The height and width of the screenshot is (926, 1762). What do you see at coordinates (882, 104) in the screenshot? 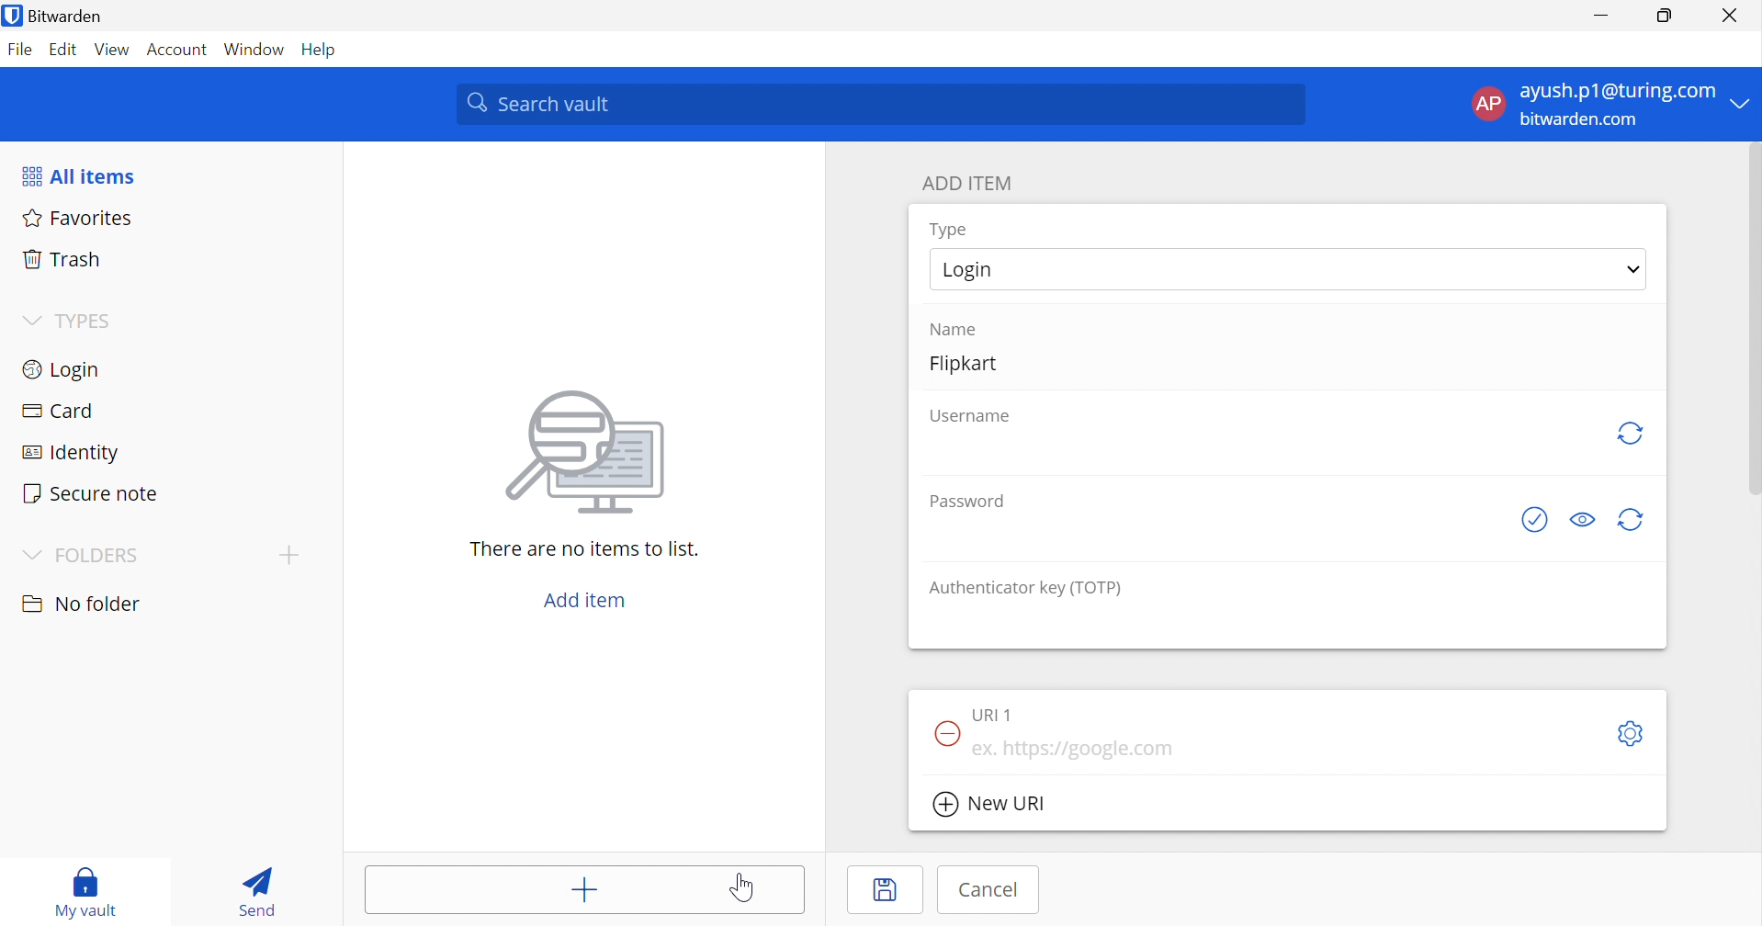
I see `Search Vault` at bounding box center [882, 104].